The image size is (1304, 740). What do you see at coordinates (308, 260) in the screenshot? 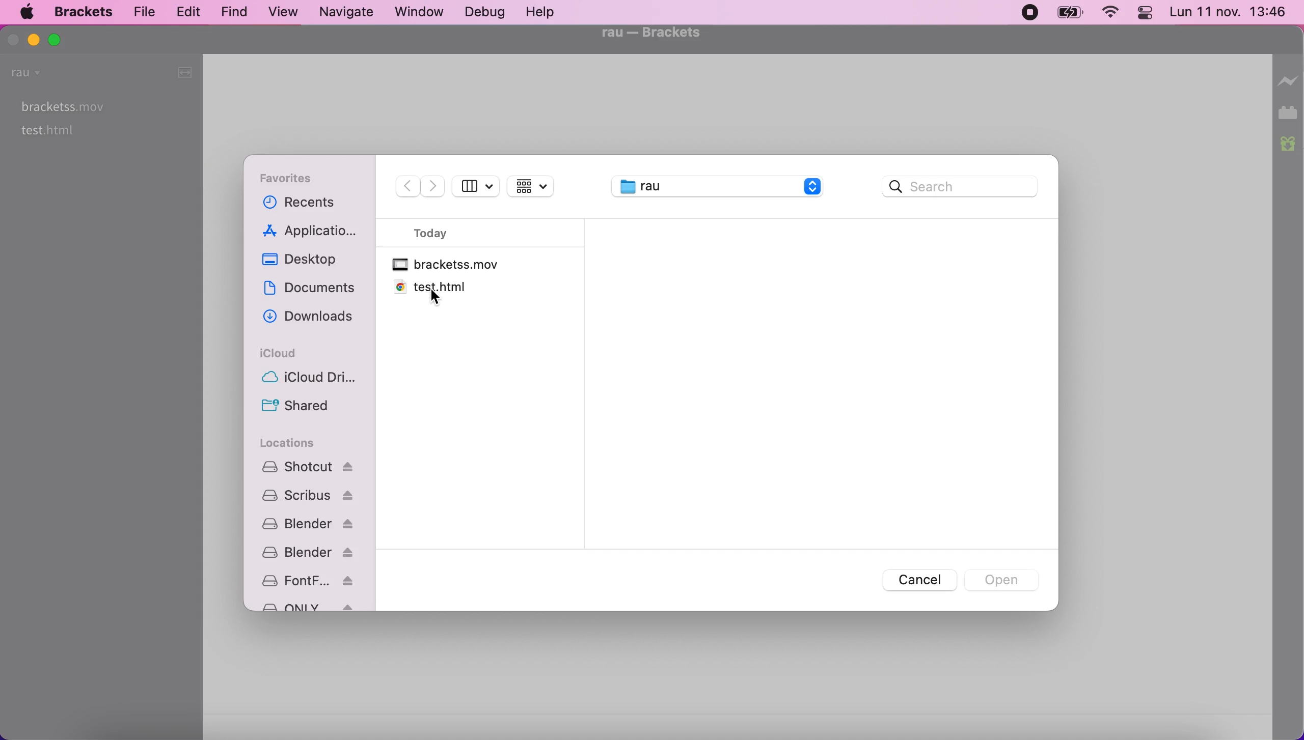
I see `desktop` at bounding box center [308, 260].